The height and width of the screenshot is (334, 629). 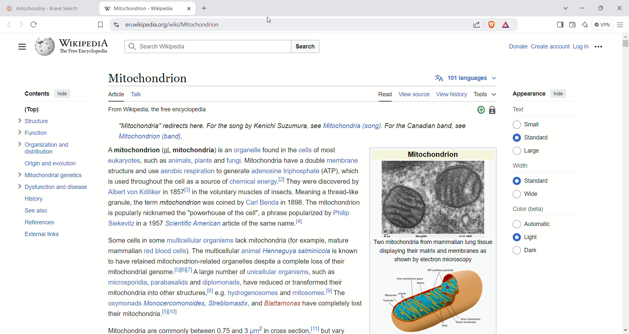 I want to click on rewards, so click(x=506, y=24).